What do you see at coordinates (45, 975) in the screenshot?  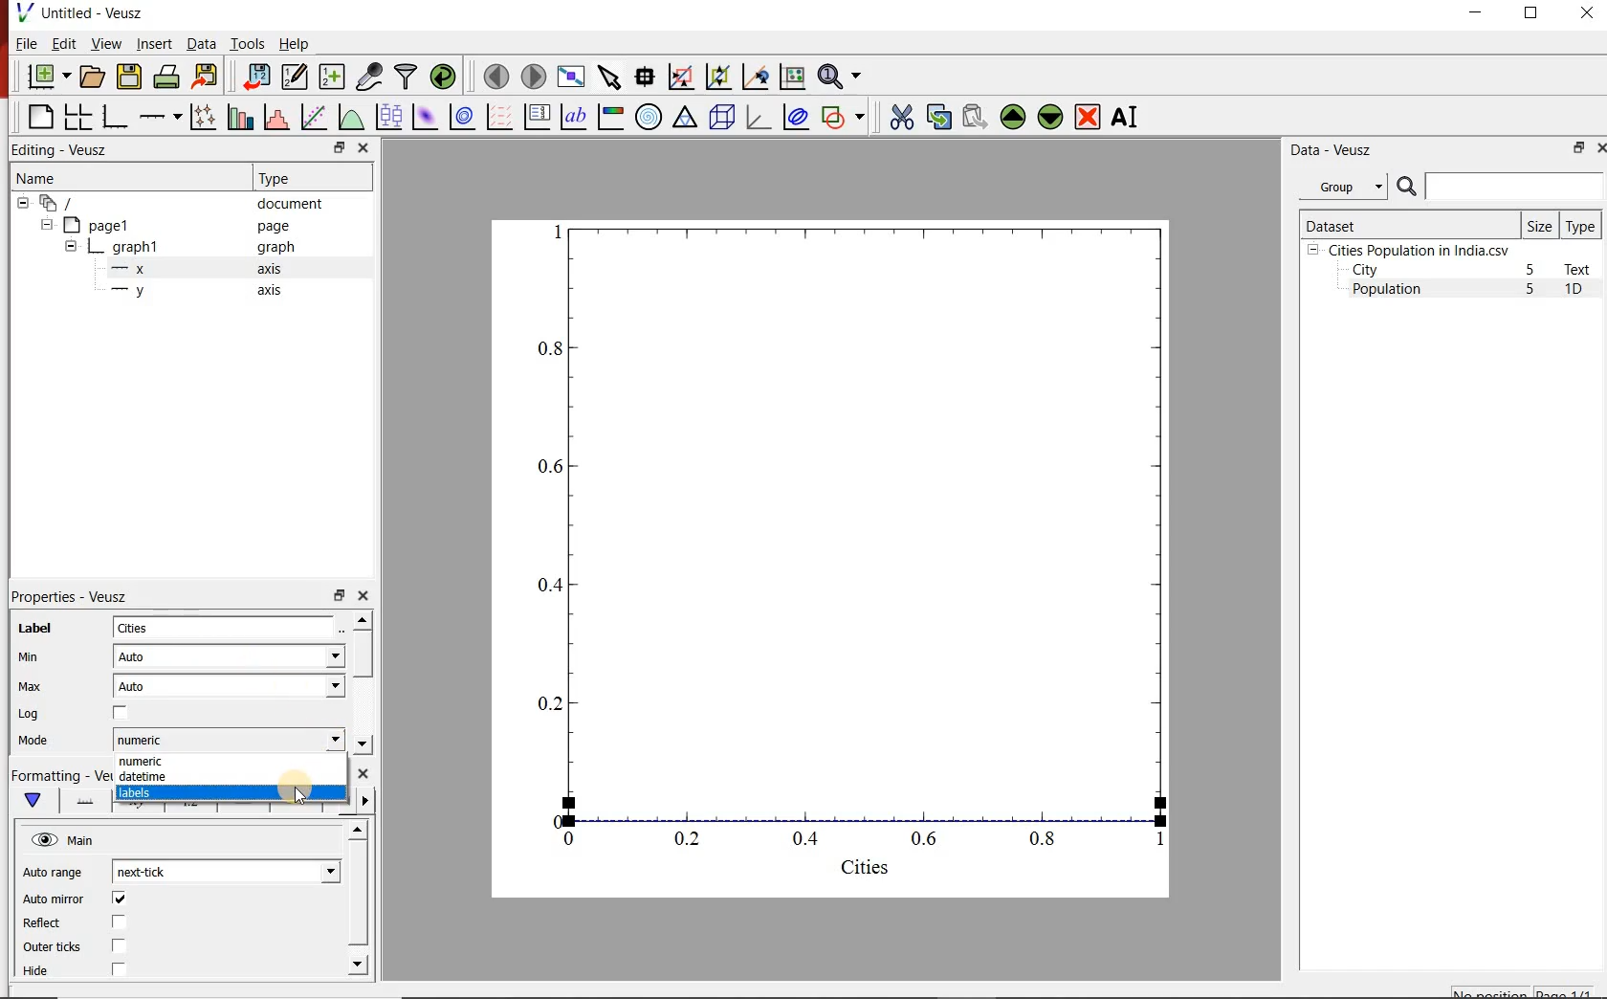 I see `Hide` at bounding box center [45, 975].